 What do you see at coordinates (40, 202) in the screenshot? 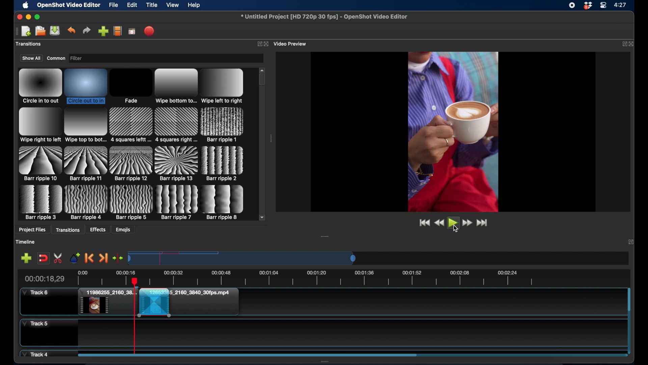
I see `transition` at bounding box center [40, 202].